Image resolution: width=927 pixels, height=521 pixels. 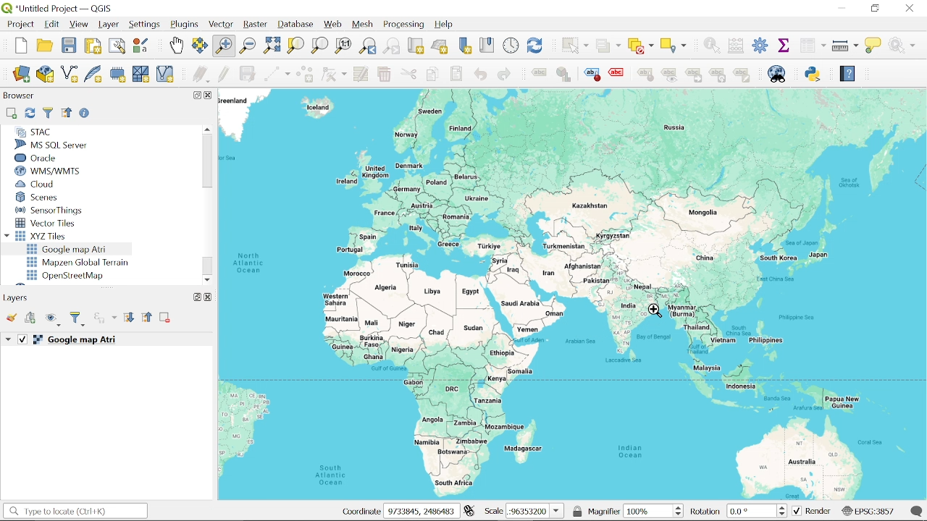 What do you see at coordinates (209, 96) in the screenshot?
I see `Close Browser` at bounding box center [209, 96].